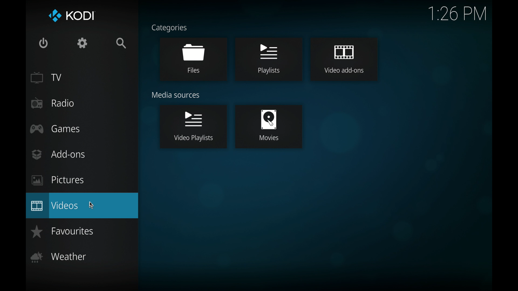  Describe the element at coordinates (457, 14) in the screenshot. I see `time` at that location.